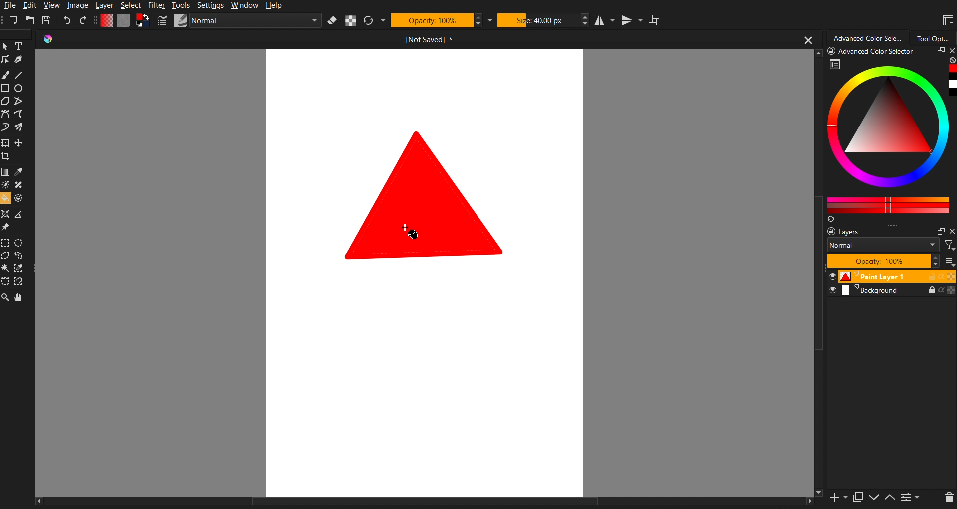  Describe the element at coordinates (875, 499) in the screenshot. I see `move layer down` at that location.